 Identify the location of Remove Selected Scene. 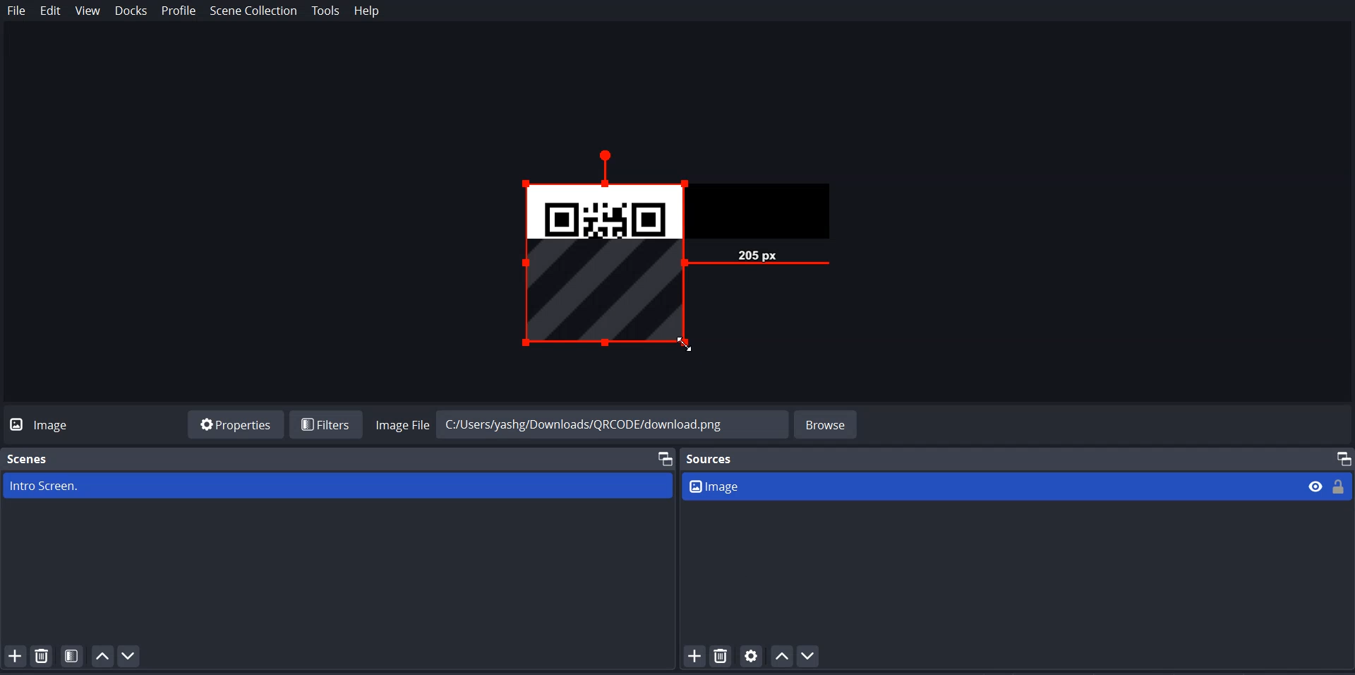
(44, 656).